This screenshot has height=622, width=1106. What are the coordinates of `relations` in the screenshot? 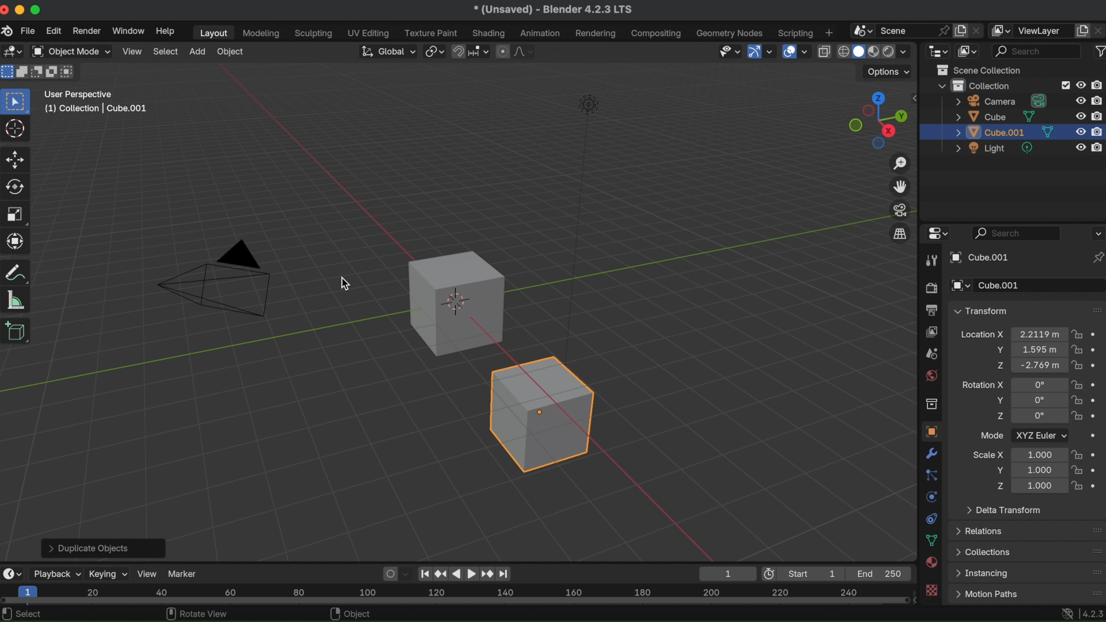 It's located at (982, 530).